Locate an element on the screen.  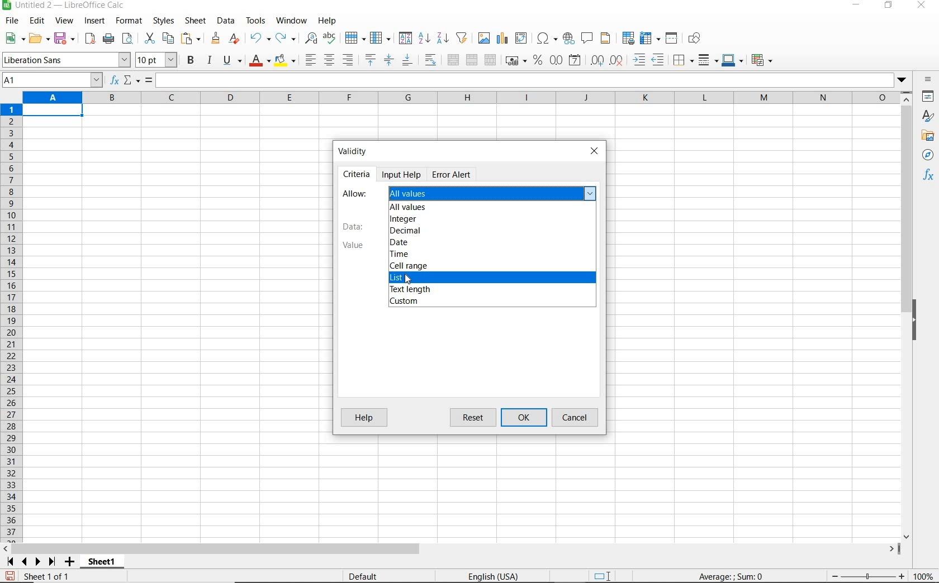
insert chart is located at coordinates (502, 39).